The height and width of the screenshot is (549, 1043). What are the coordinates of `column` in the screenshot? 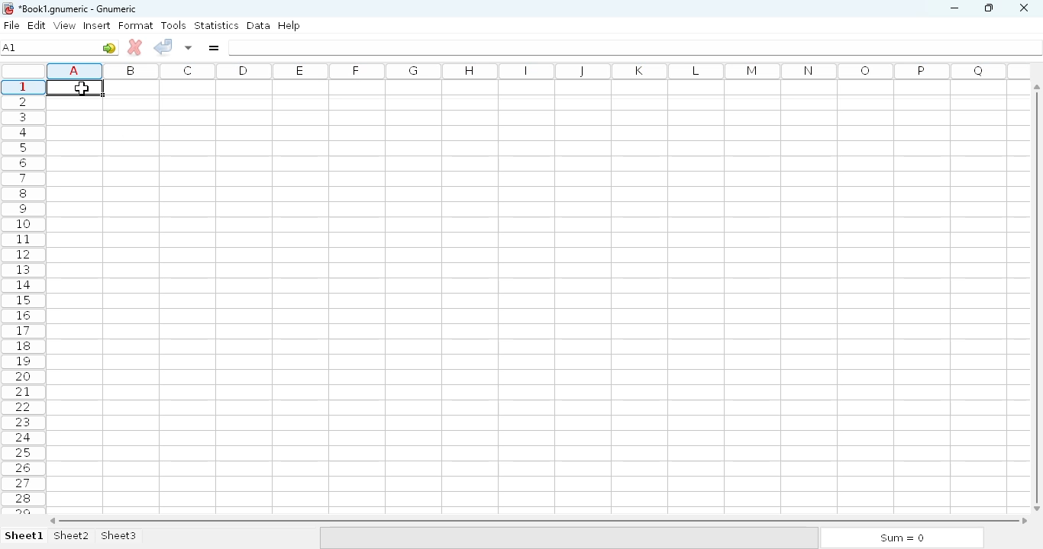 It's located at (534, 71).